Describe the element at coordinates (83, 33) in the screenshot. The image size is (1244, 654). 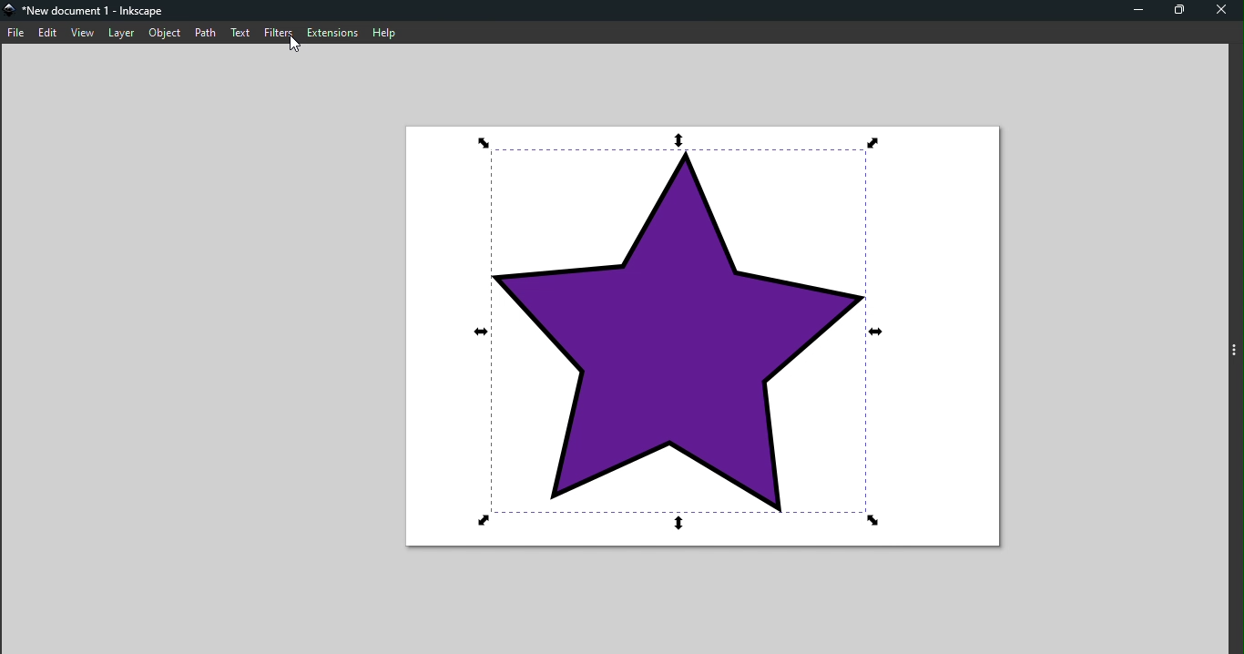
I see `view` at that location.